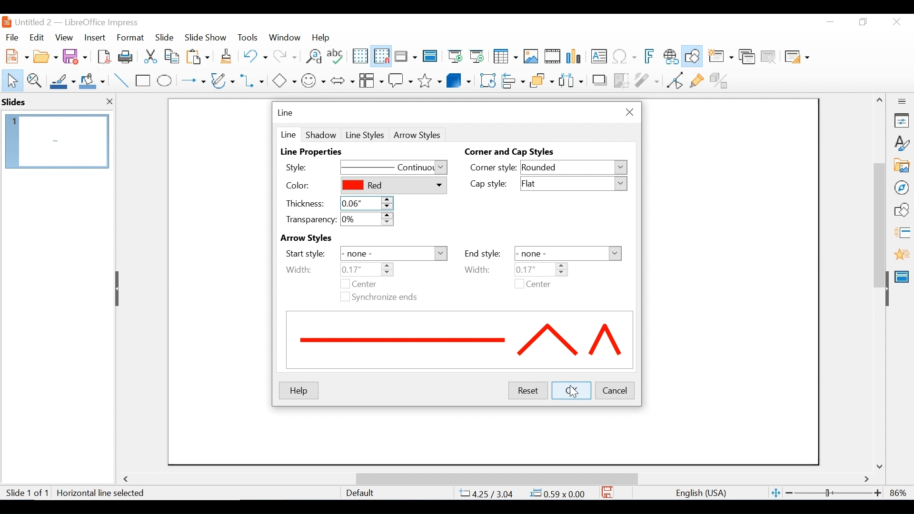  What do you see at coordinates (496, 478) in the screenshot?
I see `Horizontal Scrollbar` at bounding box center [496, 478].